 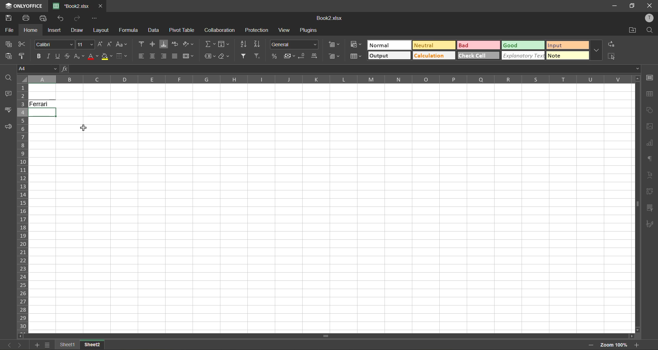 I want to click on layout, so click(x=101, y=31).